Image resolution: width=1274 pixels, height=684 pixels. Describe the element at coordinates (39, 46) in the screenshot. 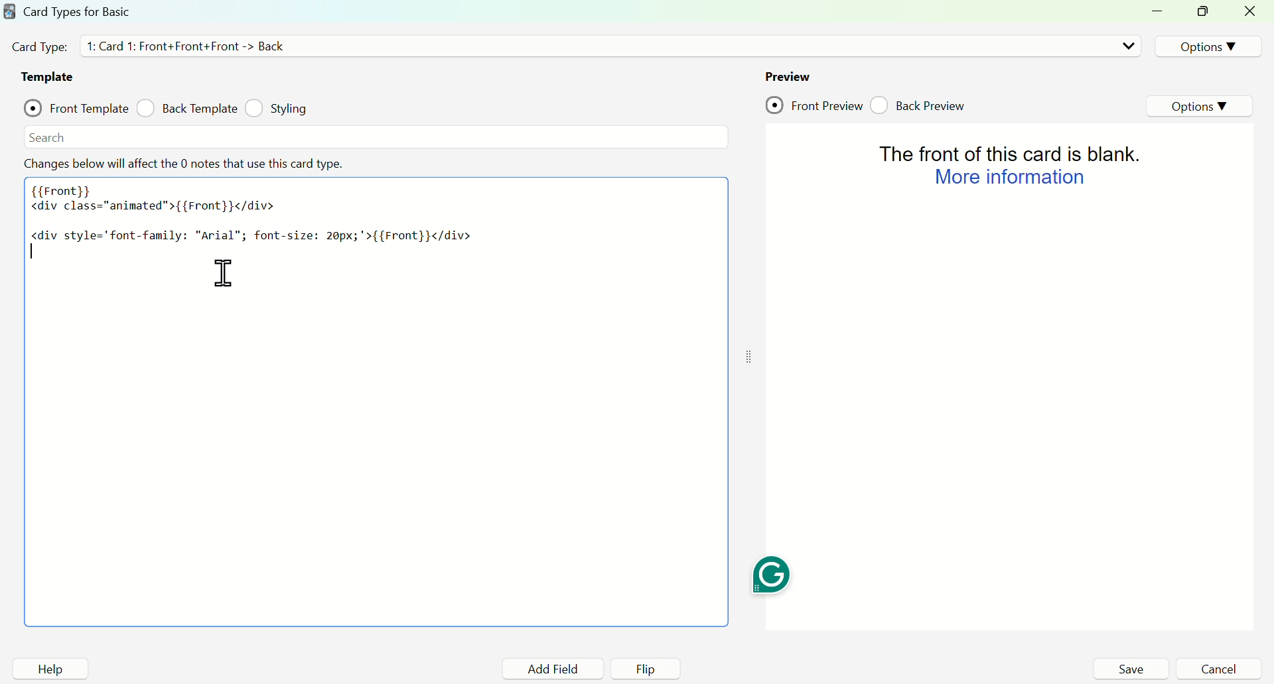

I see `Card Type` at that location.